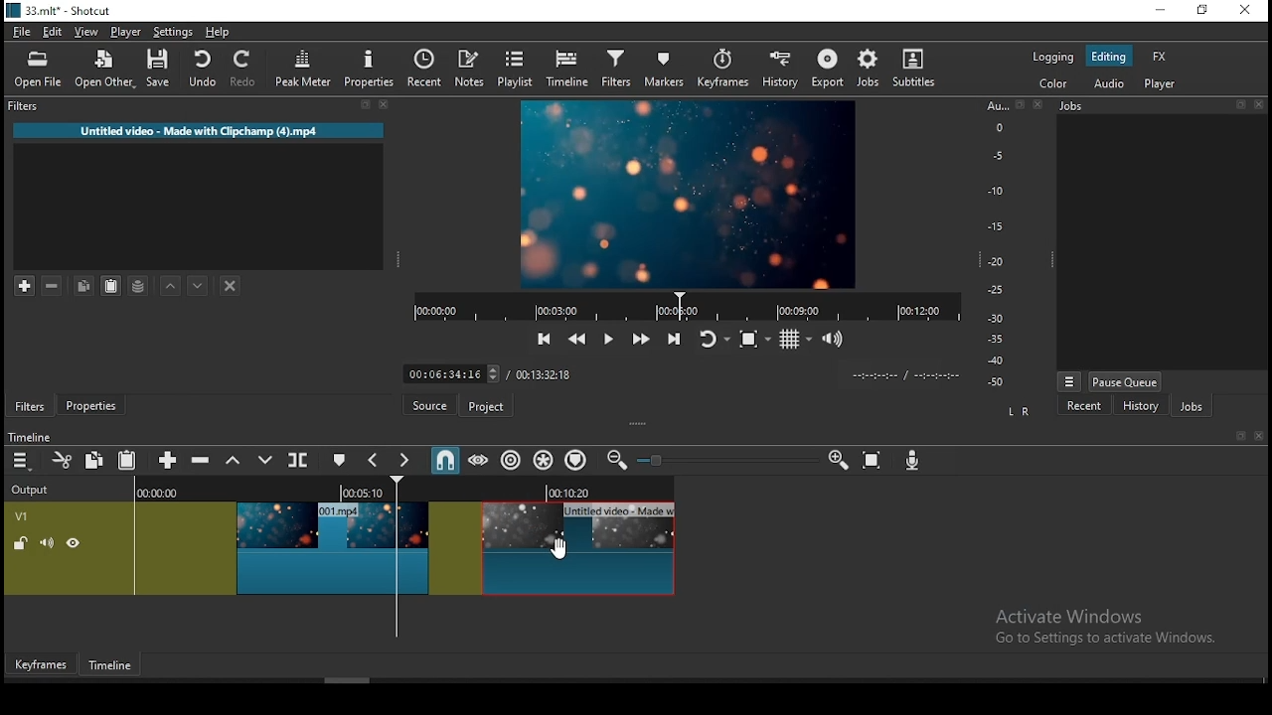  I want to click on Project, so click(489, 406).